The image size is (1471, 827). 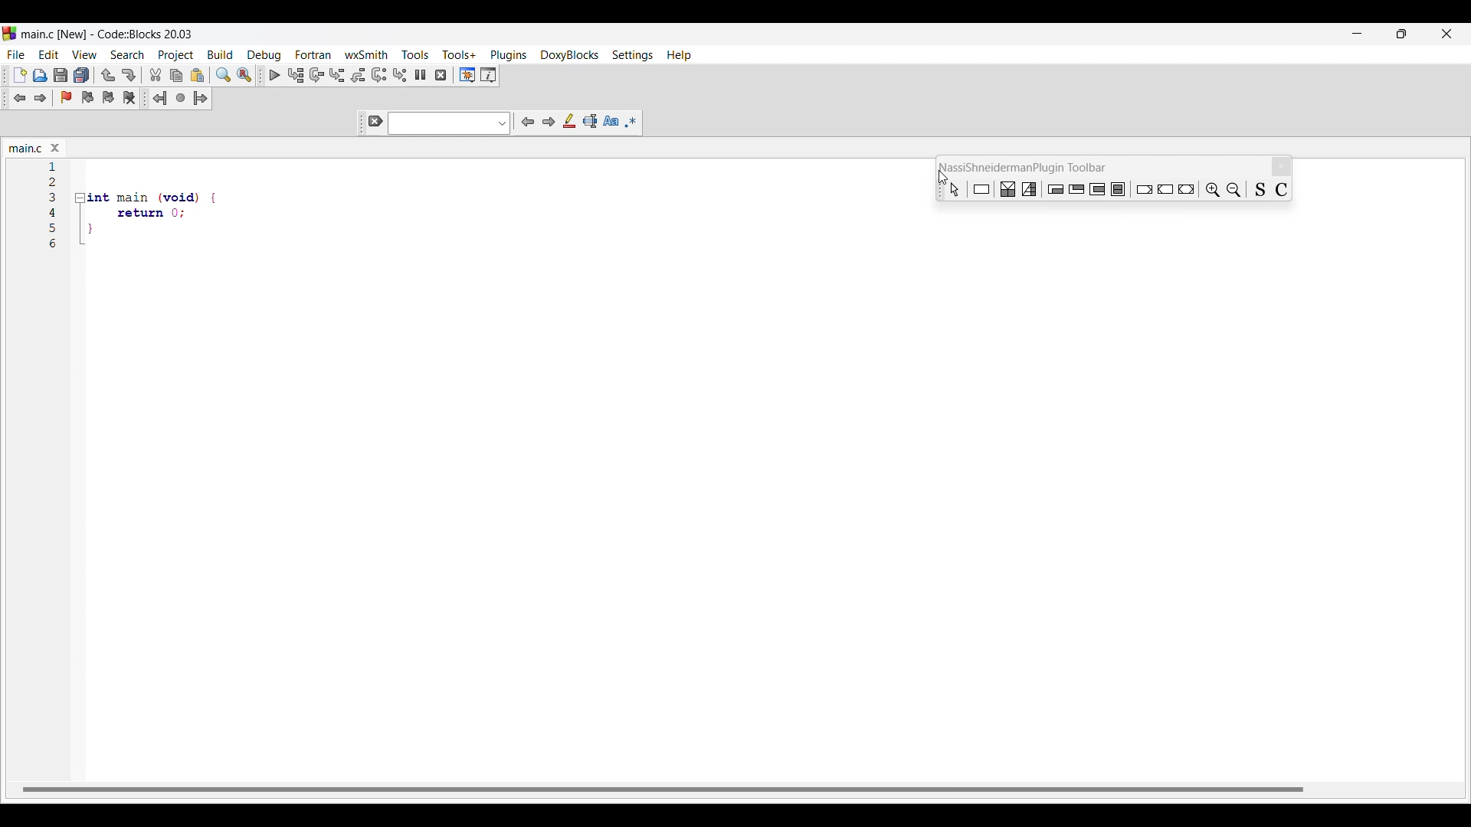 What do you see at coordinates (160, 98) in the screenshot?
I see `Jump back ` at bounding box center [160, 98].